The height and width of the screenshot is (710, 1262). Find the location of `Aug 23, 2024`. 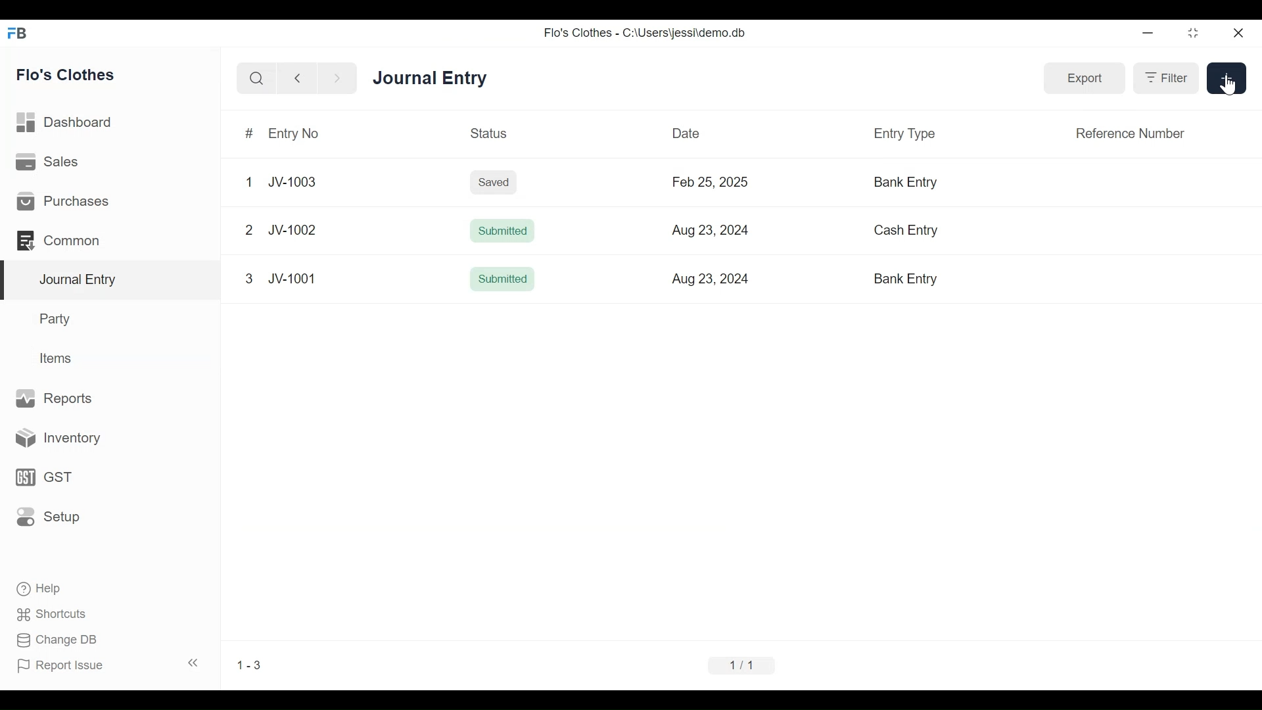

Aug 23, 2024 is located at coordinates (714, 229).